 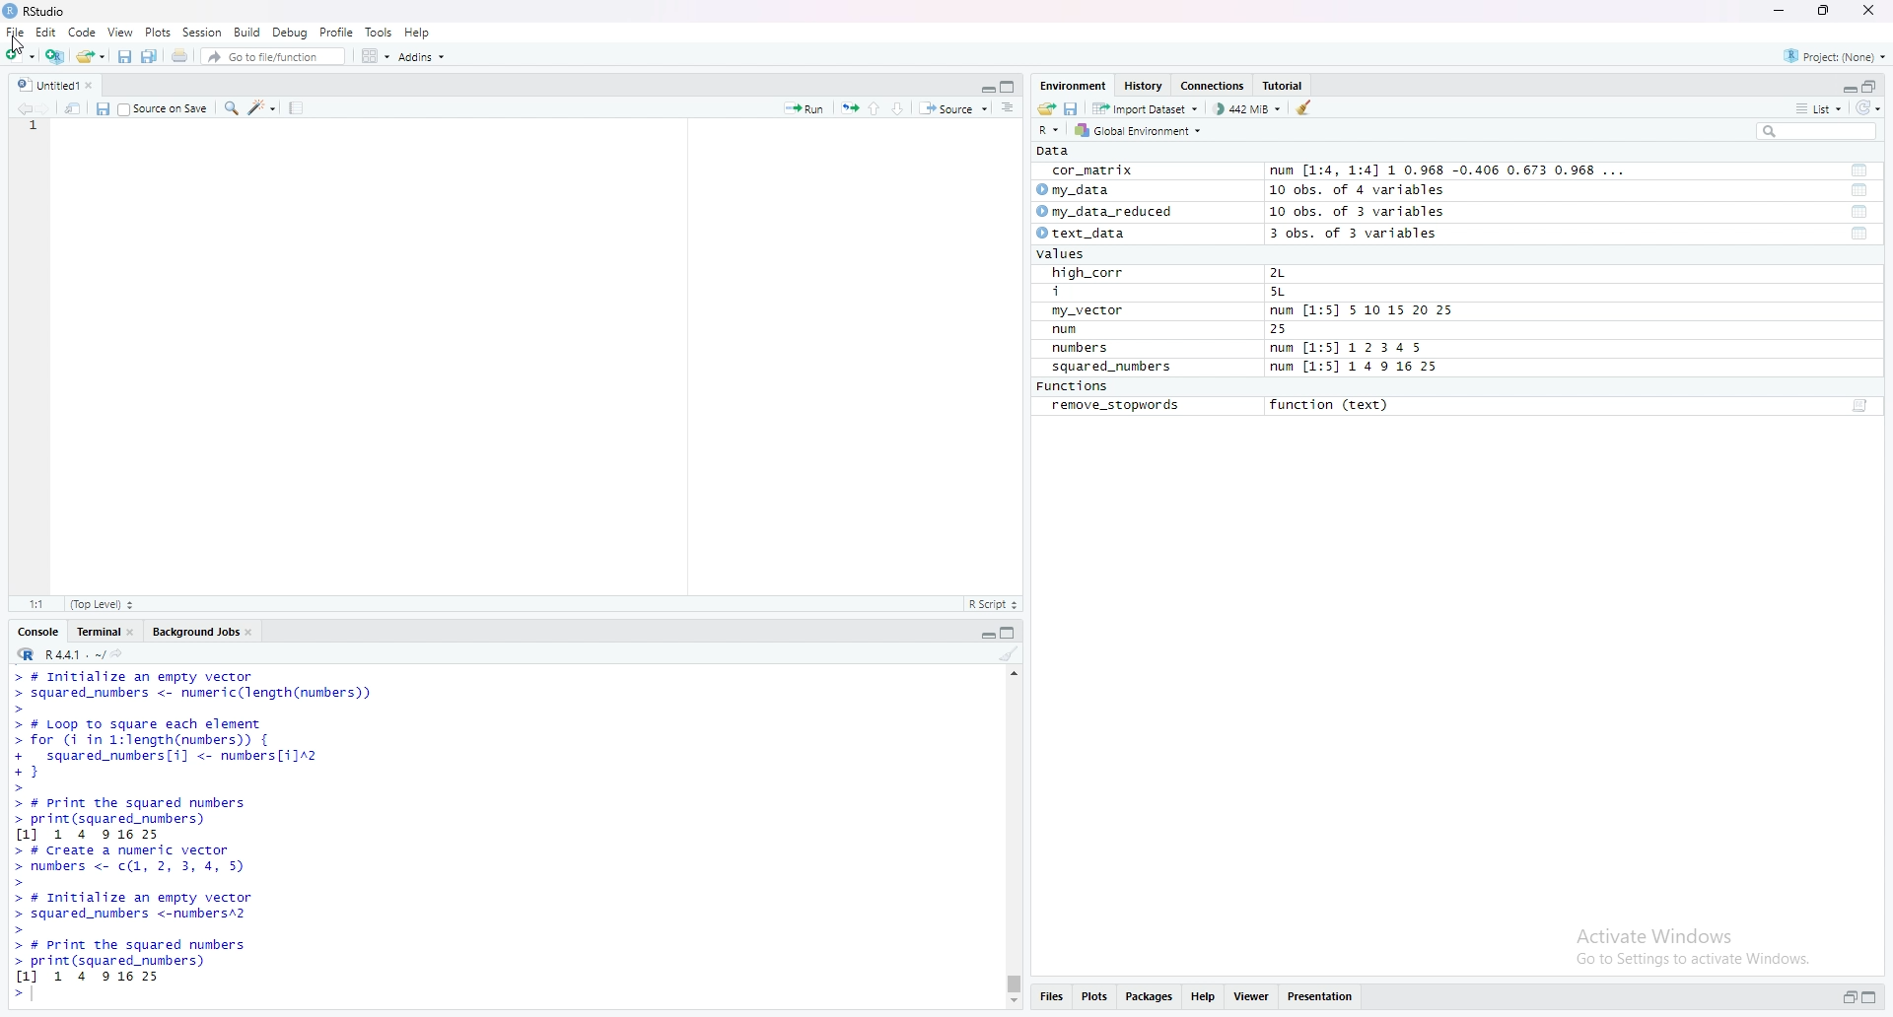 I want to click on Maximize, so click(x=1825, y=10).